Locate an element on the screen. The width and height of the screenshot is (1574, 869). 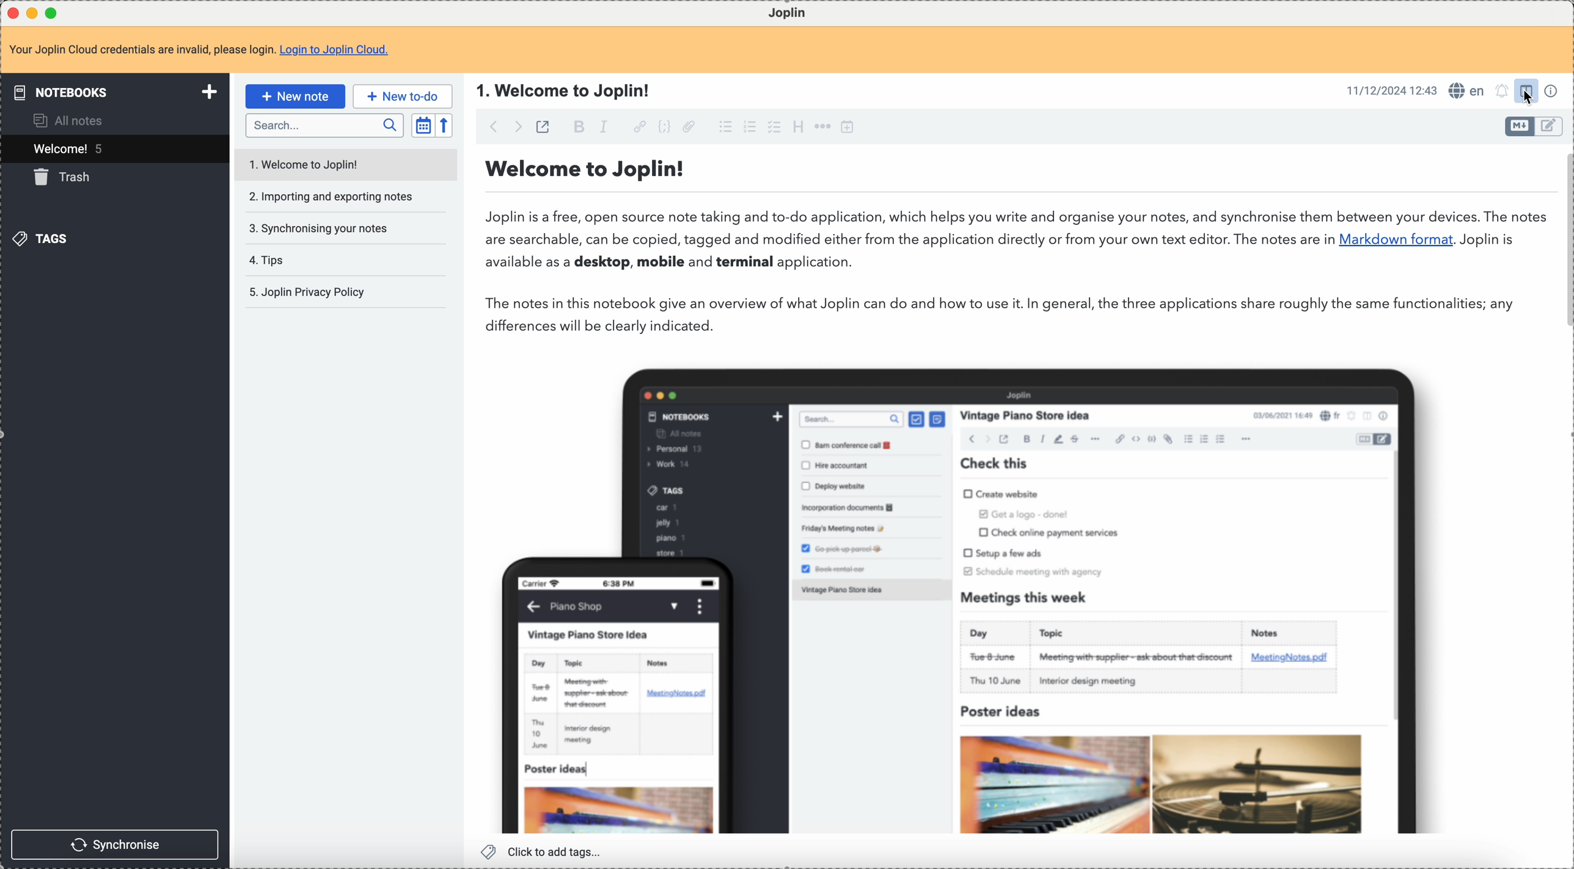
bold is located at coordinates (577, 125).